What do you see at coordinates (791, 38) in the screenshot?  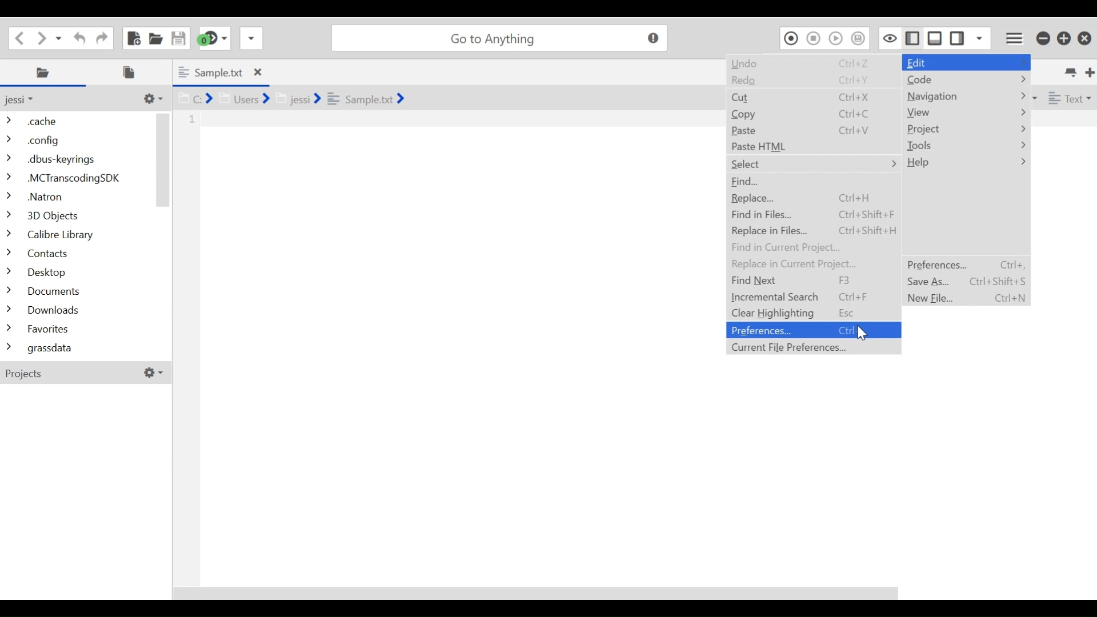 I see `Record Macro` at bounding box center [791, 38].